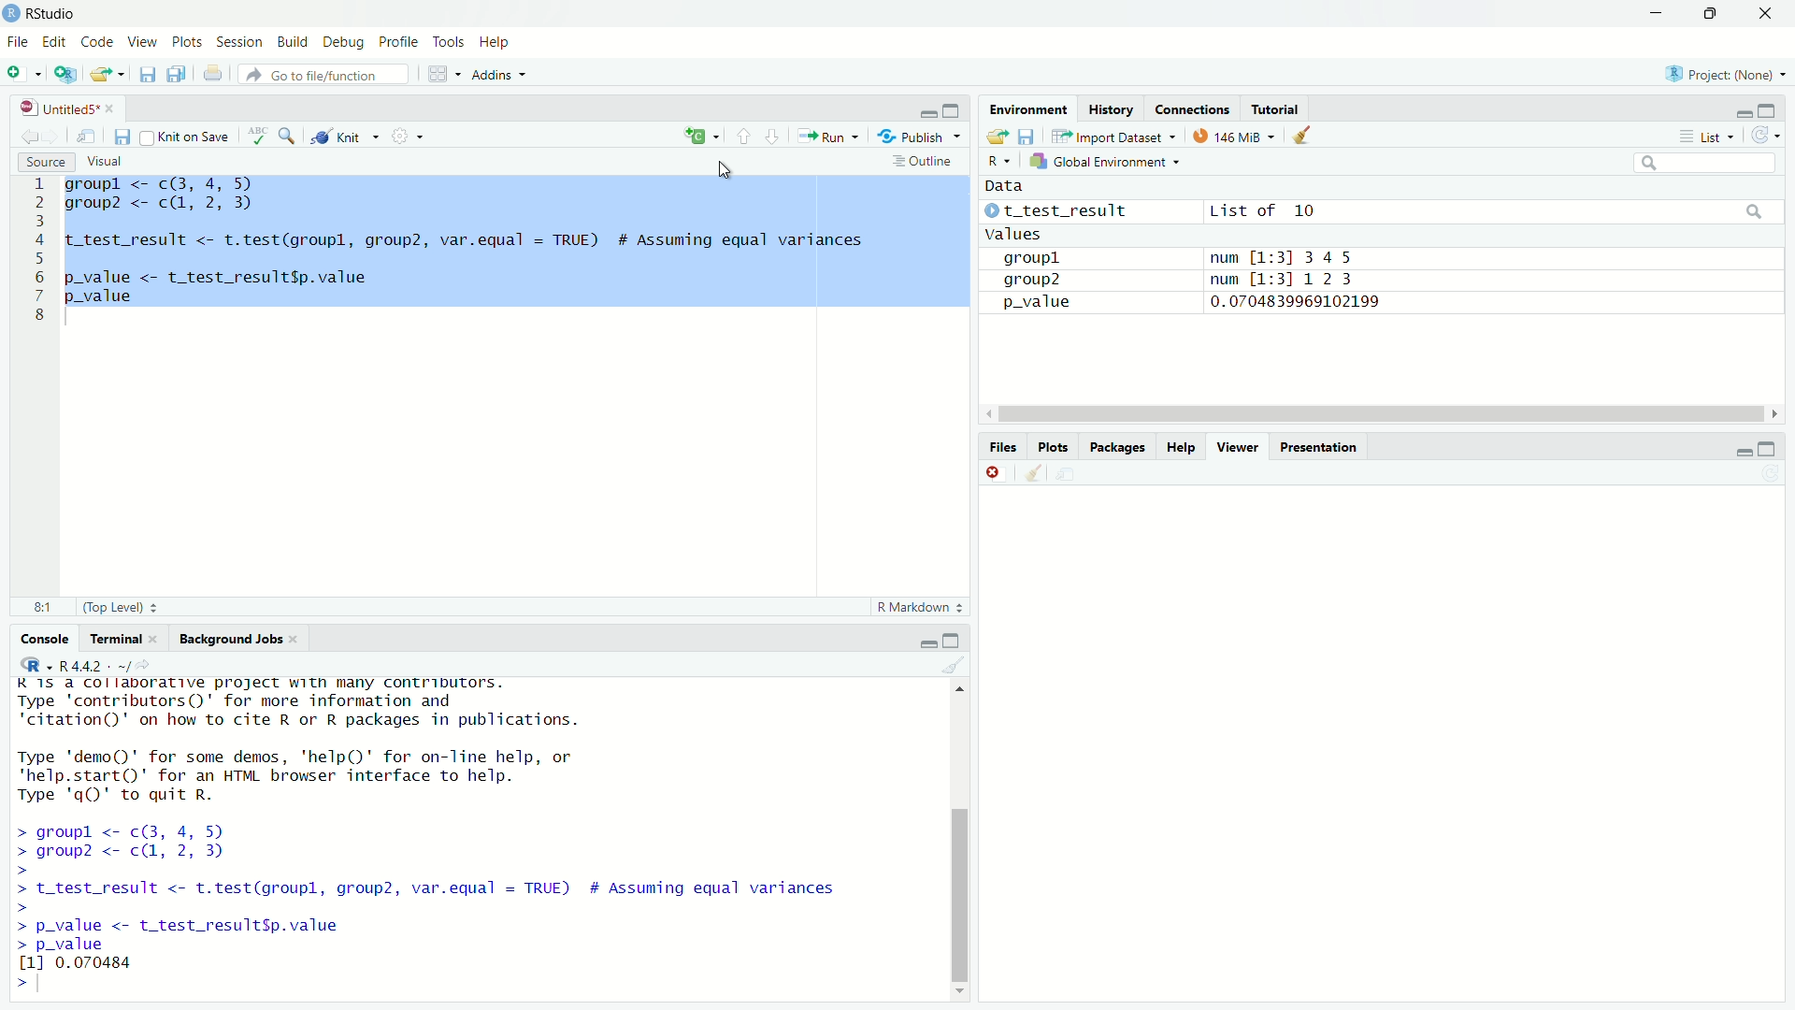 The image size is (1795, 1010). Describe the element at coordinates (97, 39) in the screenshot. I see `Code` at that location.